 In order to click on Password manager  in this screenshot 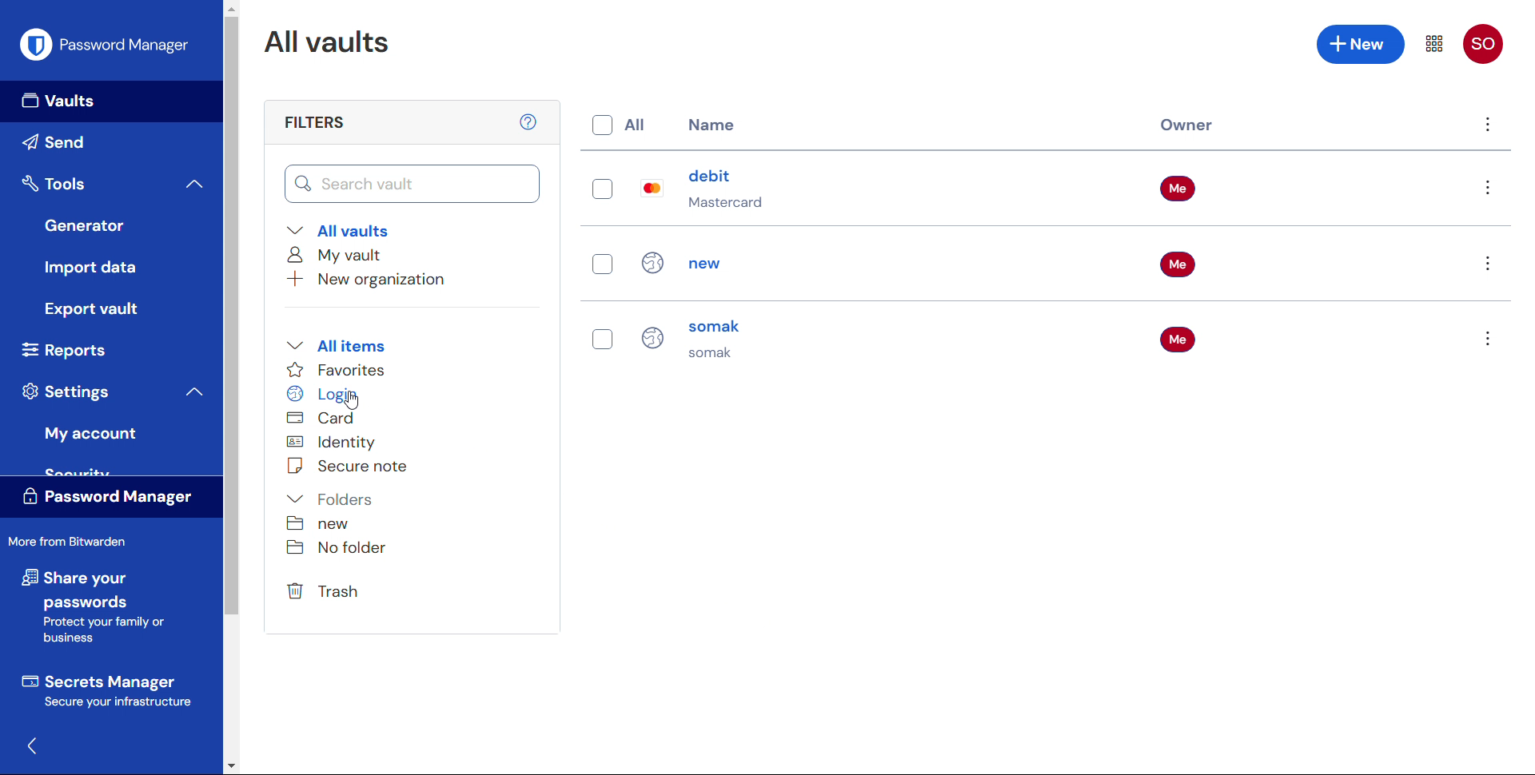, I will do `click(110, 49)`.